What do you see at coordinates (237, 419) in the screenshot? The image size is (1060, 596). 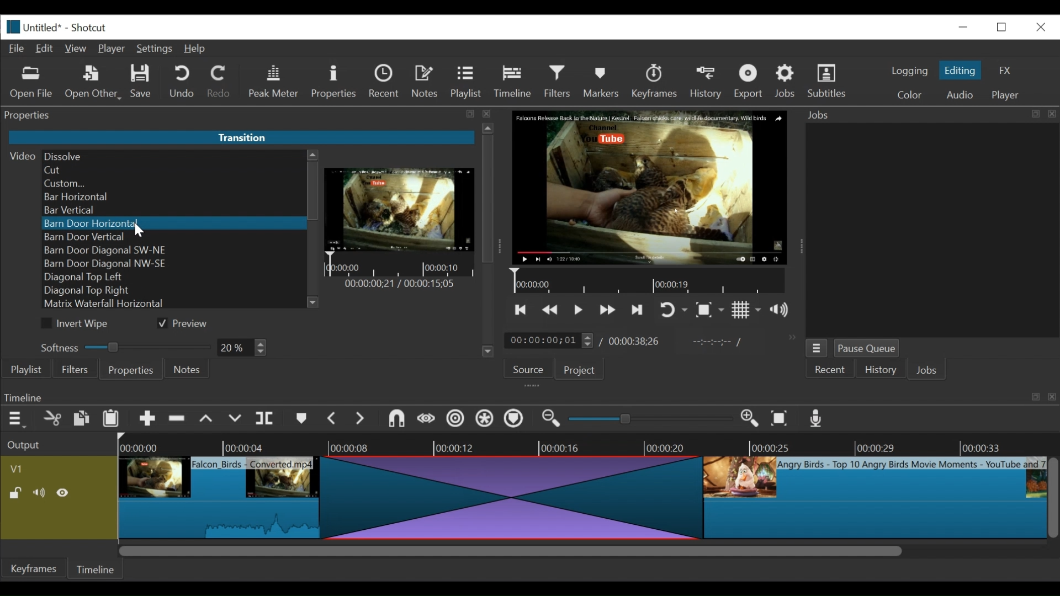 I see `overwrite` at bounding box center [237, 419].